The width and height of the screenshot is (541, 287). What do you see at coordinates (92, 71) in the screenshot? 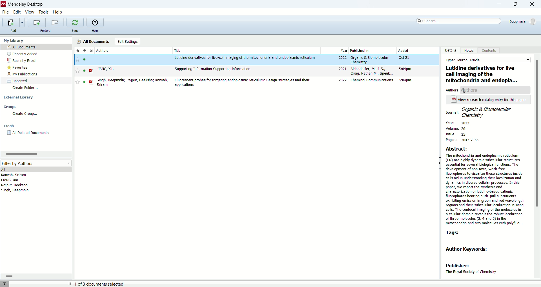
I see `PDF` at bounding box center [92, 71].